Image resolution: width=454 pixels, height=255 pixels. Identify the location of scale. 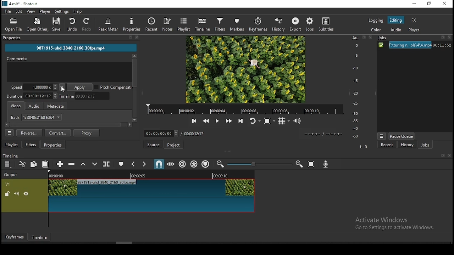
(357, 87).